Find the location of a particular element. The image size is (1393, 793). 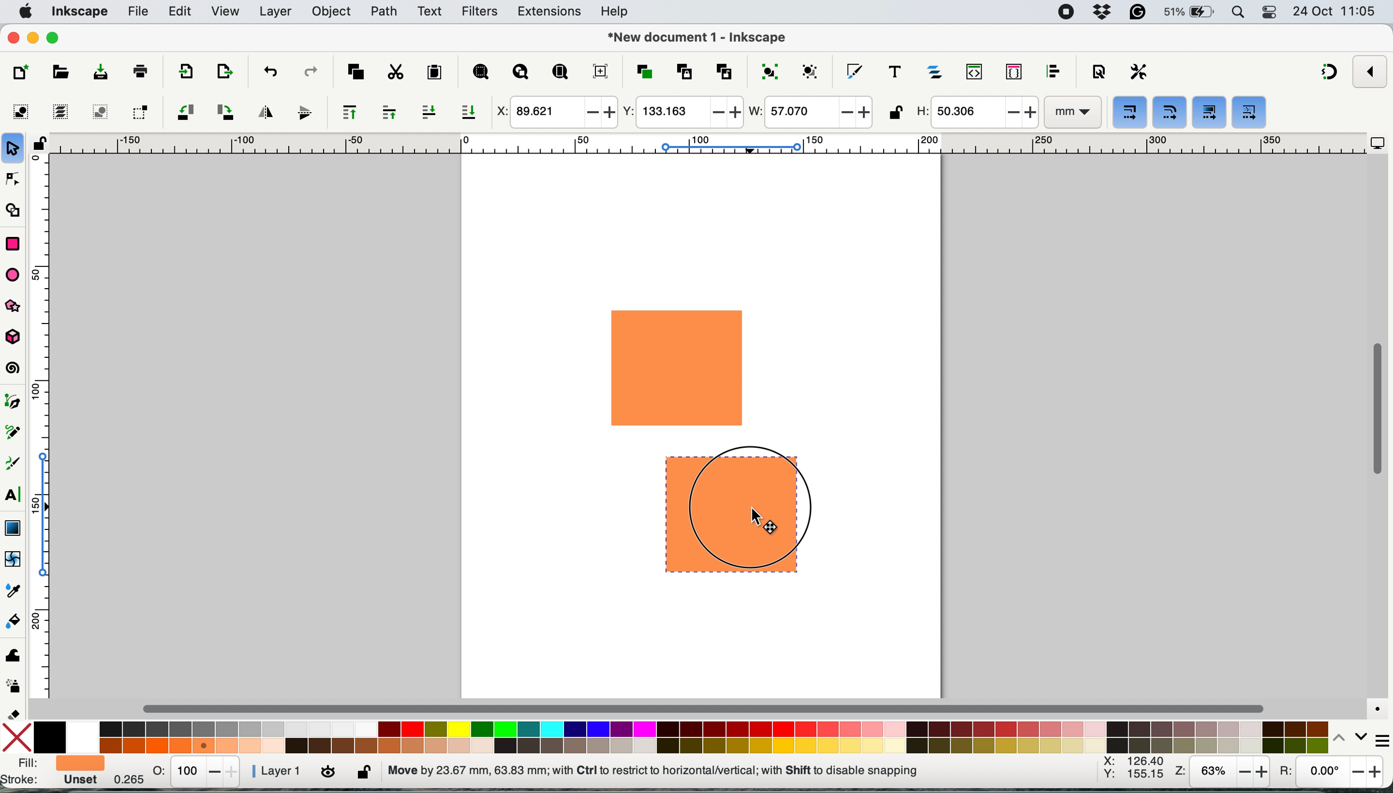

height is located at coordinates (975, 112).